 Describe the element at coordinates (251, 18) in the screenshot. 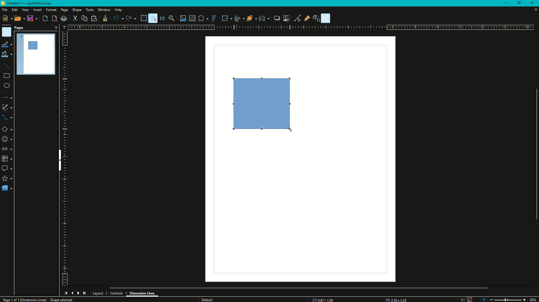

I see `Arrange` at that location.